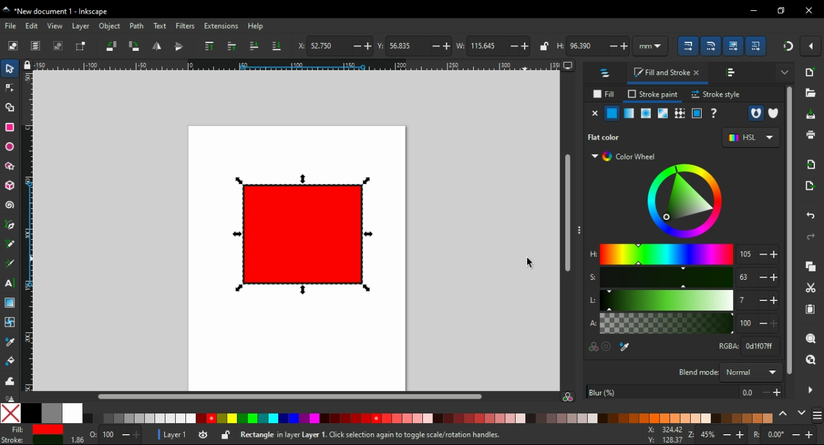 This screenshot has height=445, width=824. I want to click on fill stroke, so click(668, 74).